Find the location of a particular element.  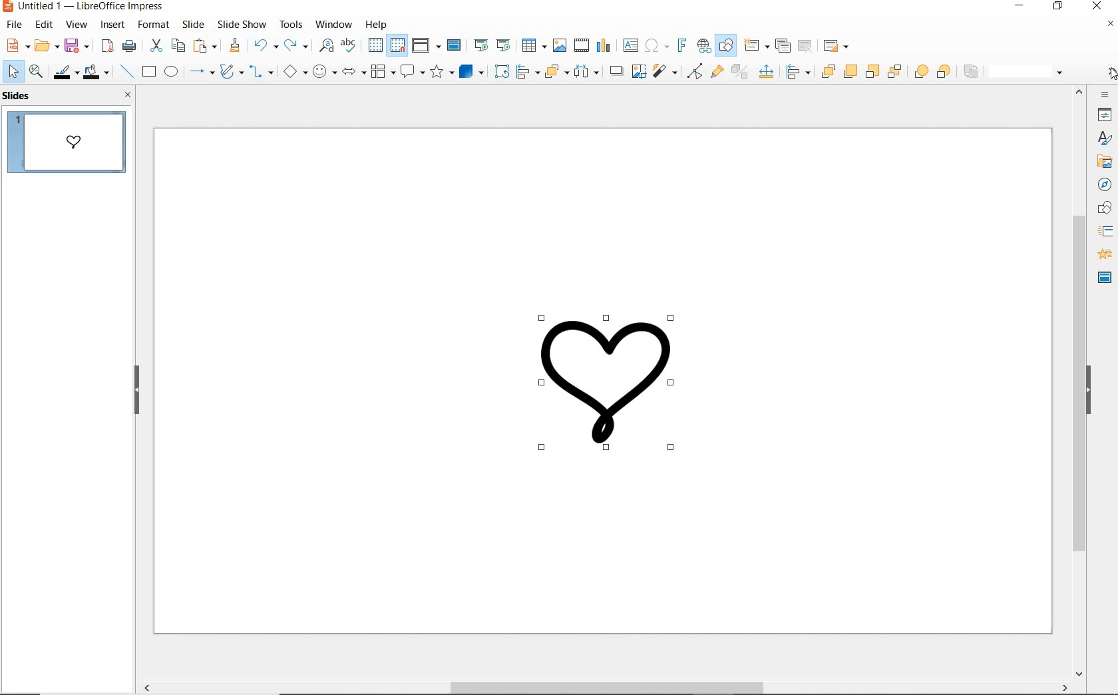

insert hyperlink is located at coordinates (704, 46).